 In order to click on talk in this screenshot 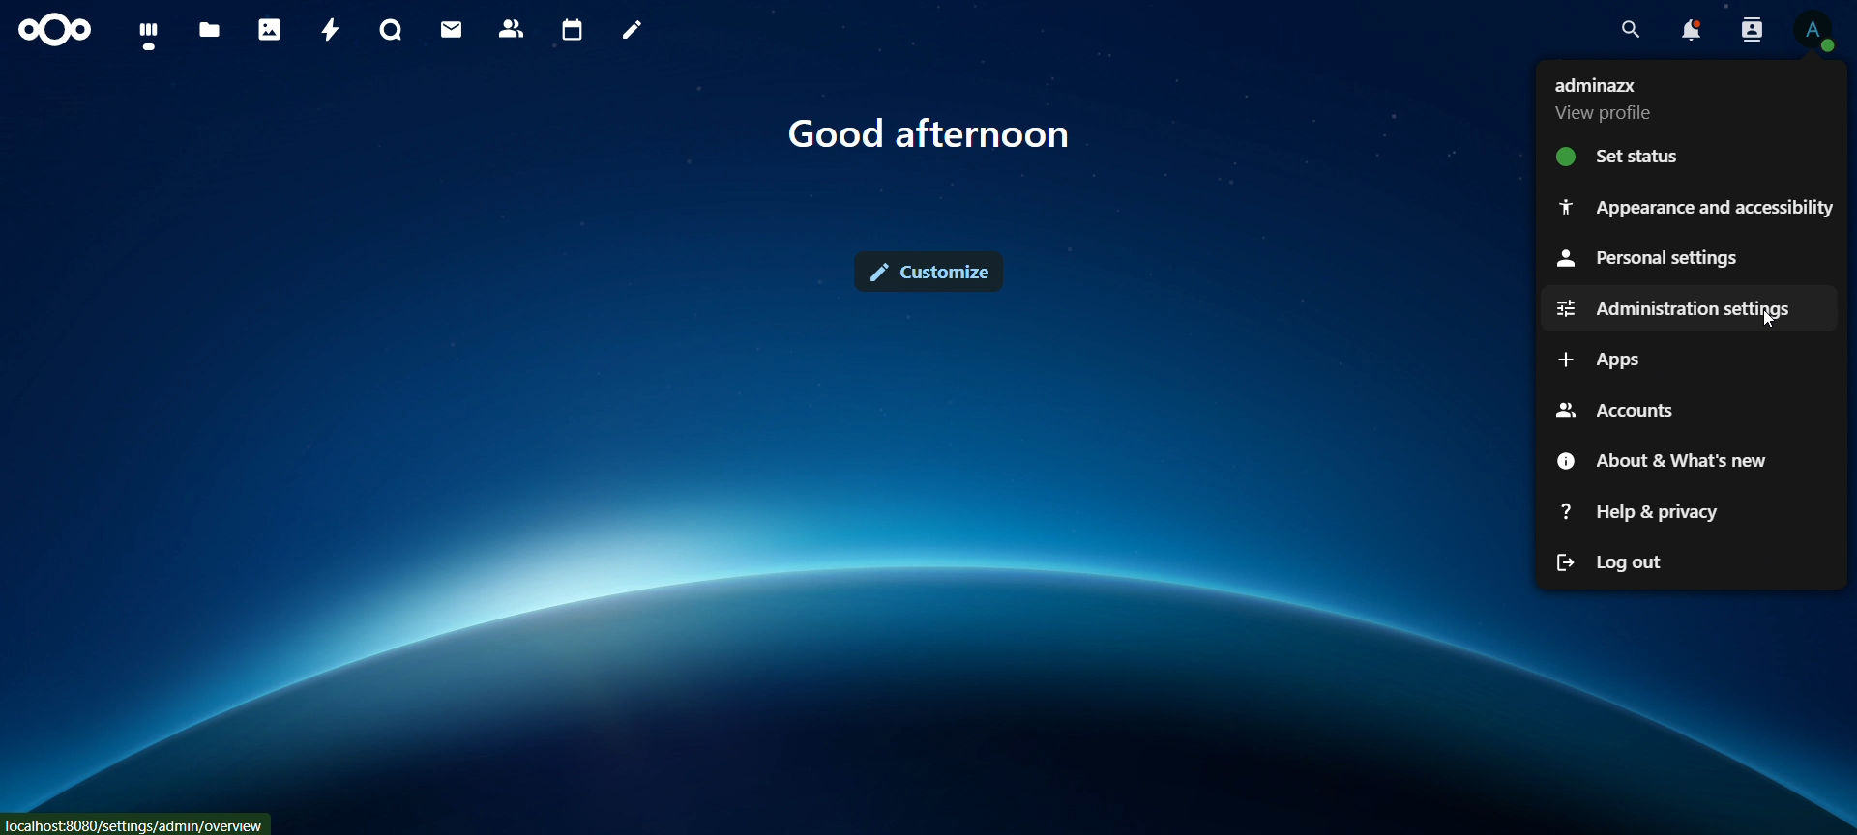, I will do `click(393, 31)`.